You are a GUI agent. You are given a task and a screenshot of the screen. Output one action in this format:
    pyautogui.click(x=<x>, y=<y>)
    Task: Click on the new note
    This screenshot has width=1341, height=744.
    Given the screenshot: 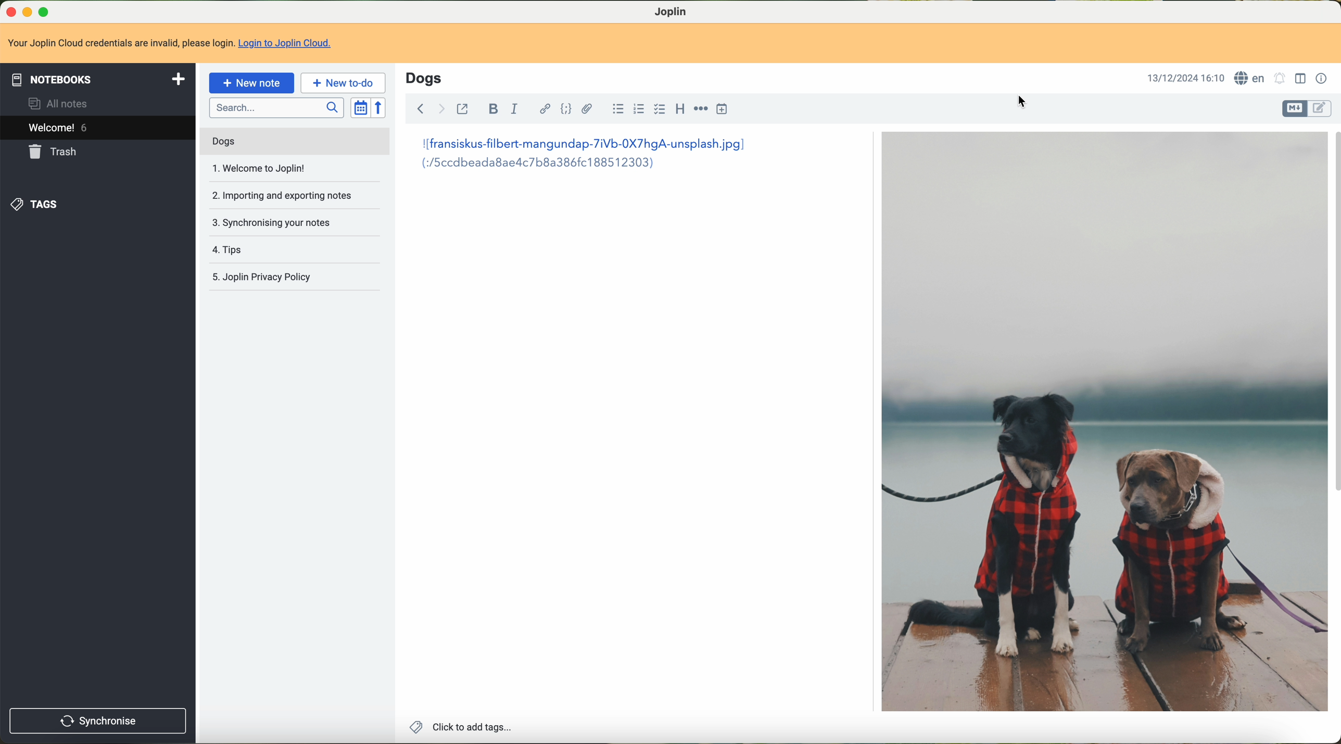 What is the action you would take?
    pyautogui.click(x=252, y=82)
    